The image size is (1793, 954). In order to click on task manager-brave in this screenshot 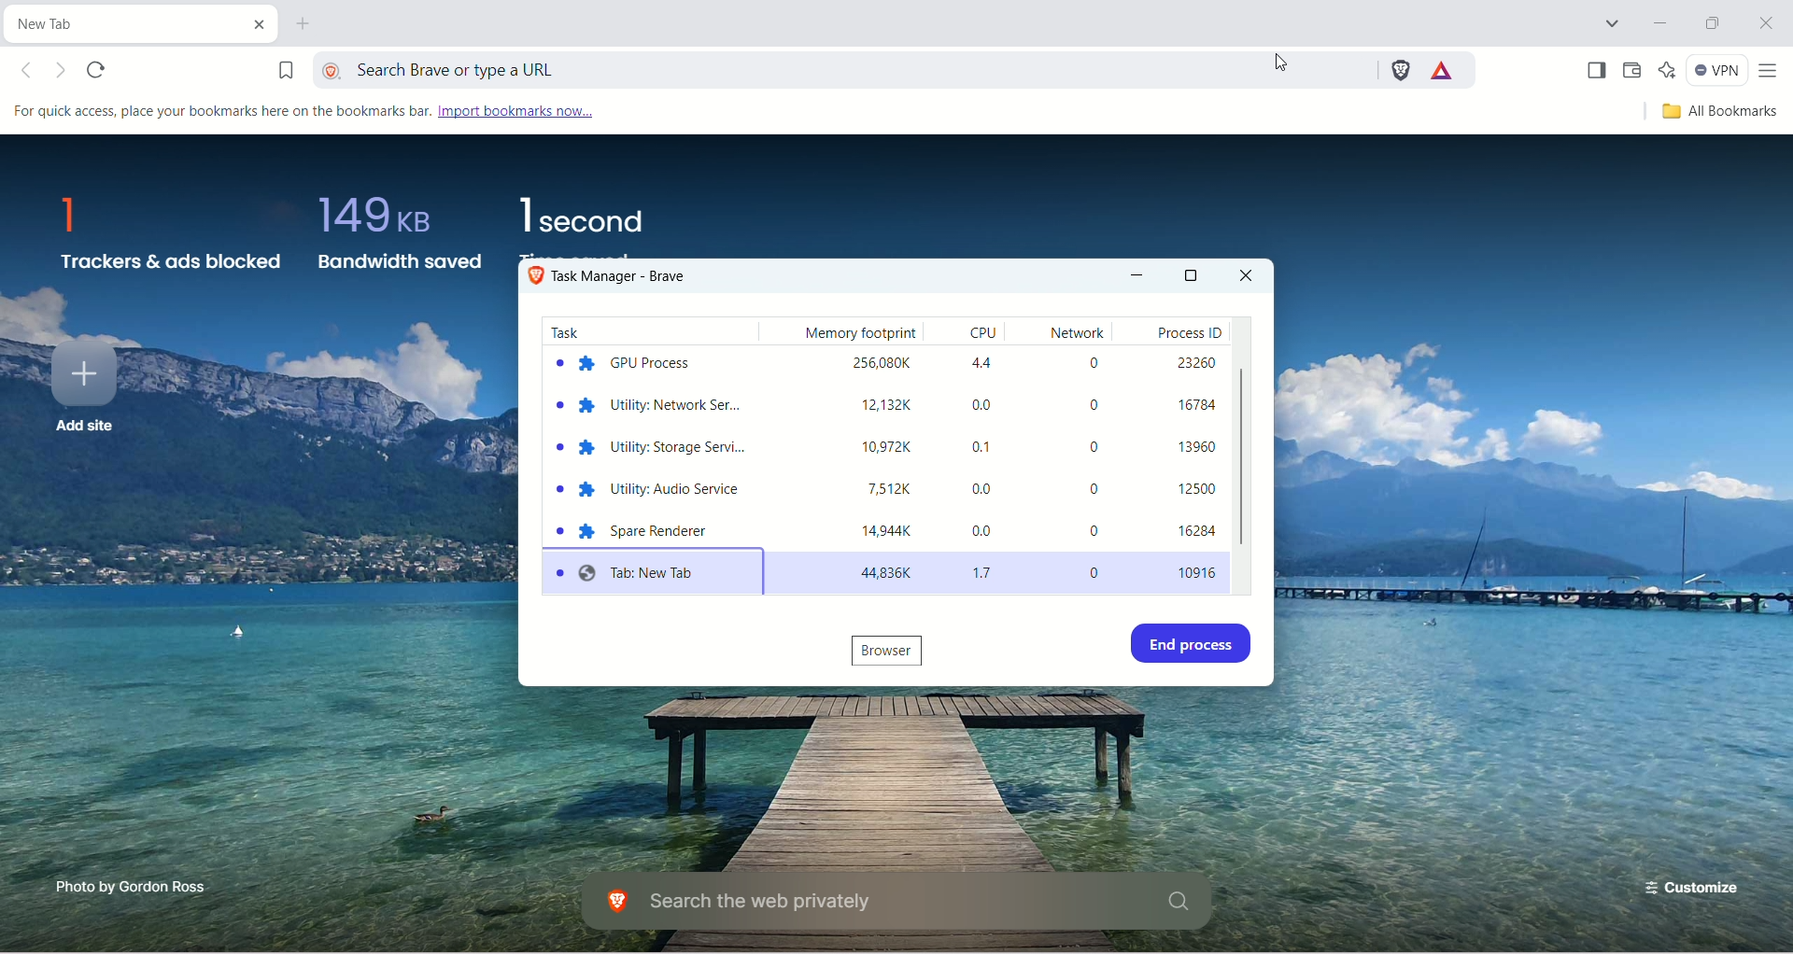, I will do `click(614, 278)`.